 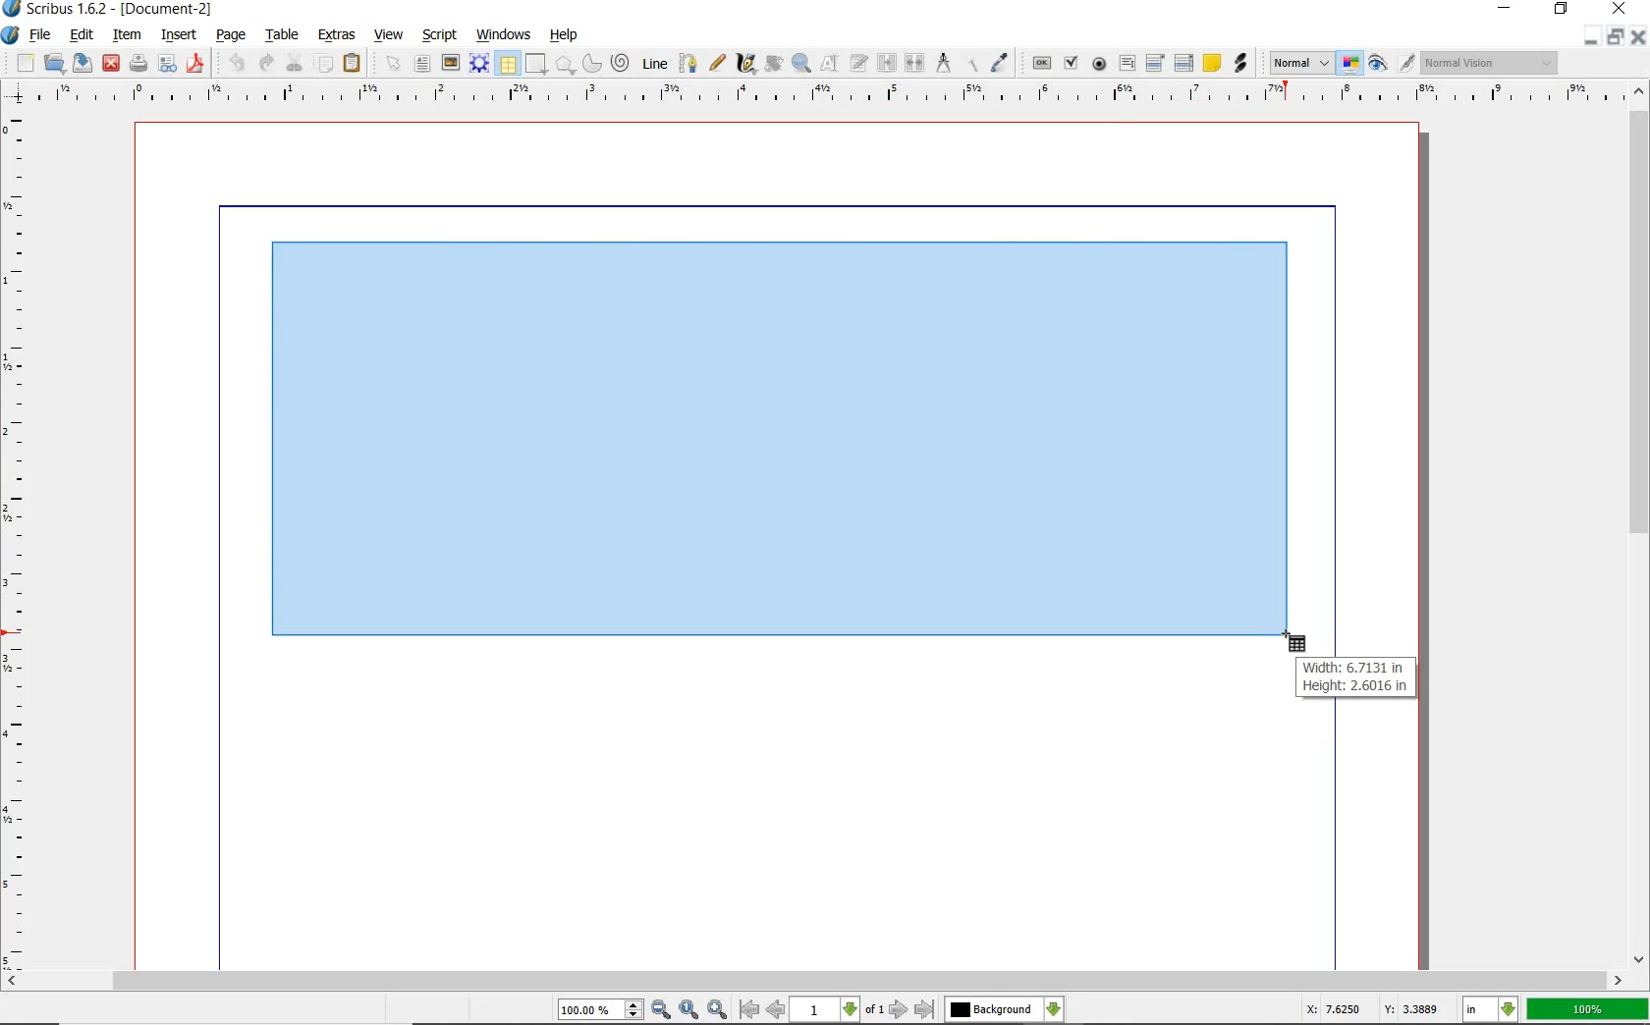 I want to click on item, so click(x=131, y=36).